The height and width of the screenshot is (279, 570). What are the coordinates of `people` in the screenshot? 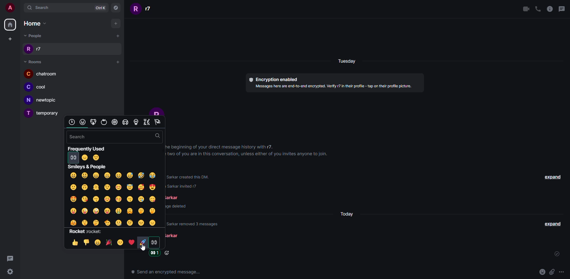 It's located at (176, 236).